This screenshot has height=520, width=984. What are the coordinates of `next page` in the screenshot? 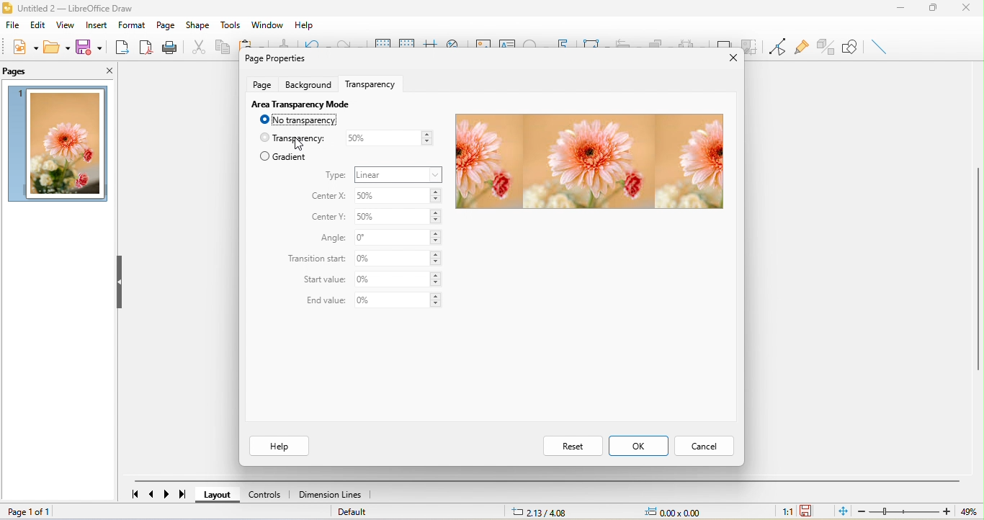 It's located at (165, 494).